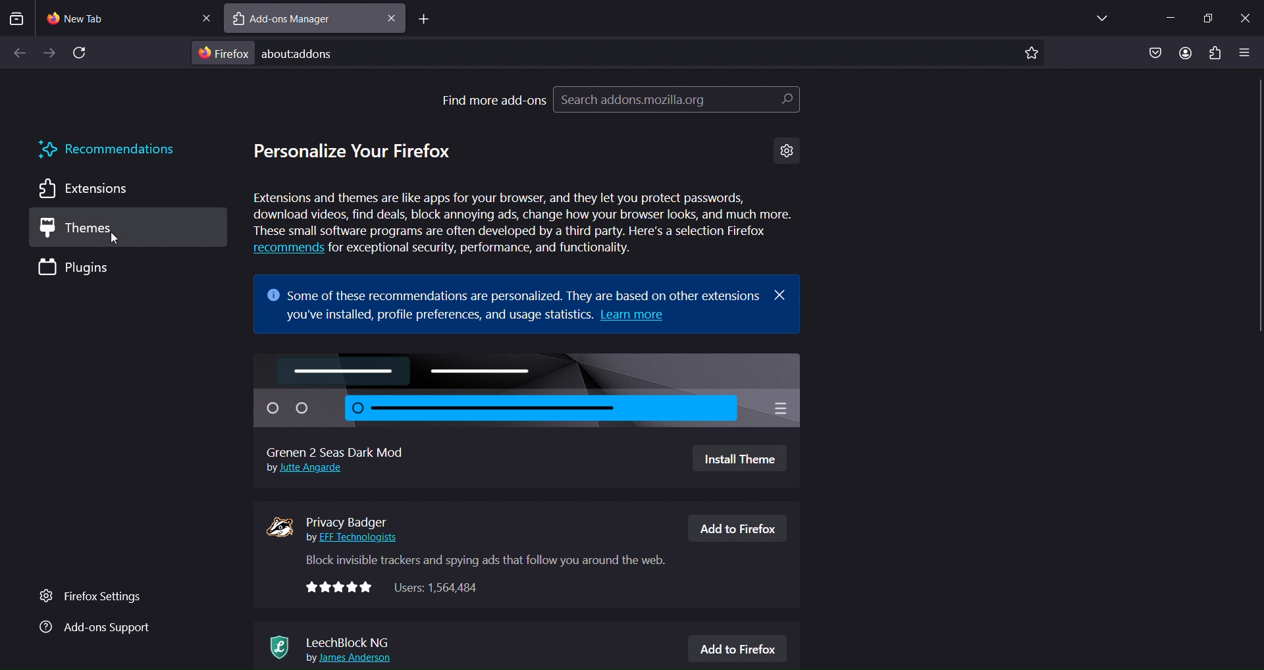  Describe the element at coordinates (287, 248) in the screenshot. I see `recommends` at that location.